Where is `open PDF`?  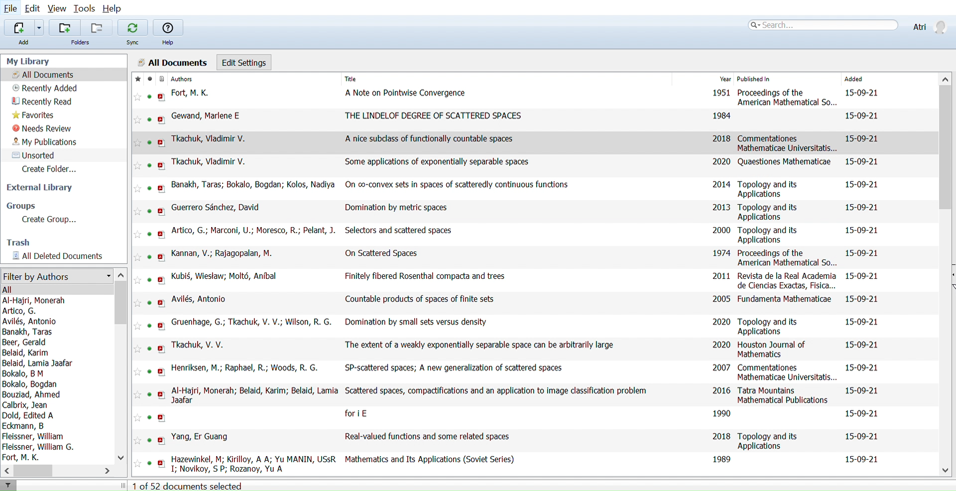
open PDF is located at coordinates (161, 235).